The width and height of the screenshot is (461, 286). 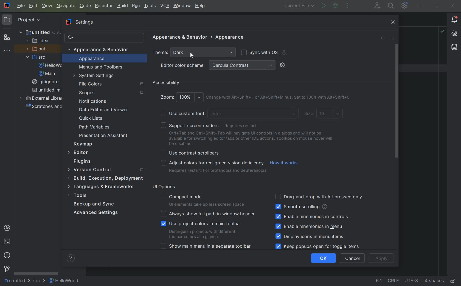 I want to click on SETTINGS, so click(x=79, y=21).